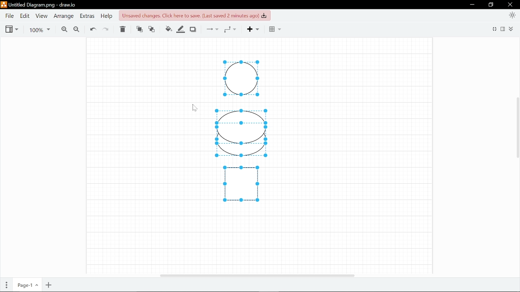 This screenshot has width=520, height=292. I want to click on Fill color, so click(168, 29).